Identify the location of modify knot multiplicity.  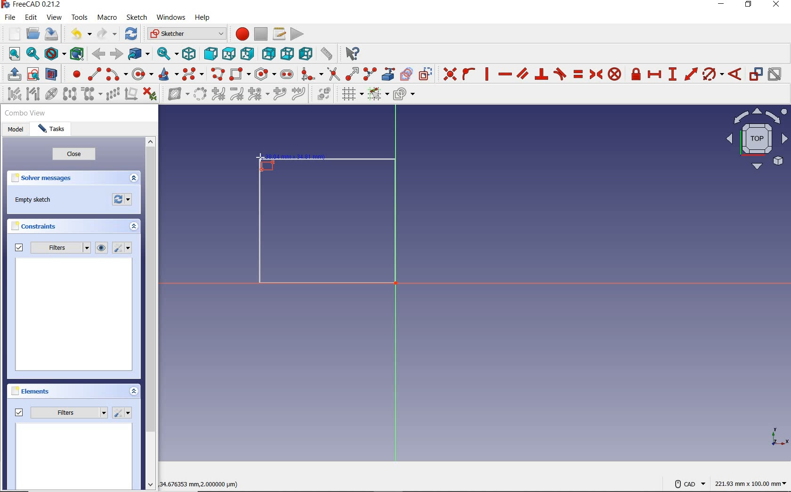
(258, 95).